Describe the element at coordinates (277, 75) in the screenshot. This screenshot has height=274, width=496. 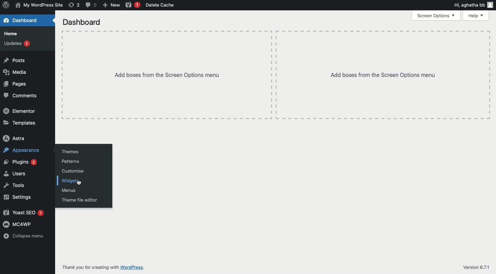
I see `Add boxes from the screen options menu` at that location.